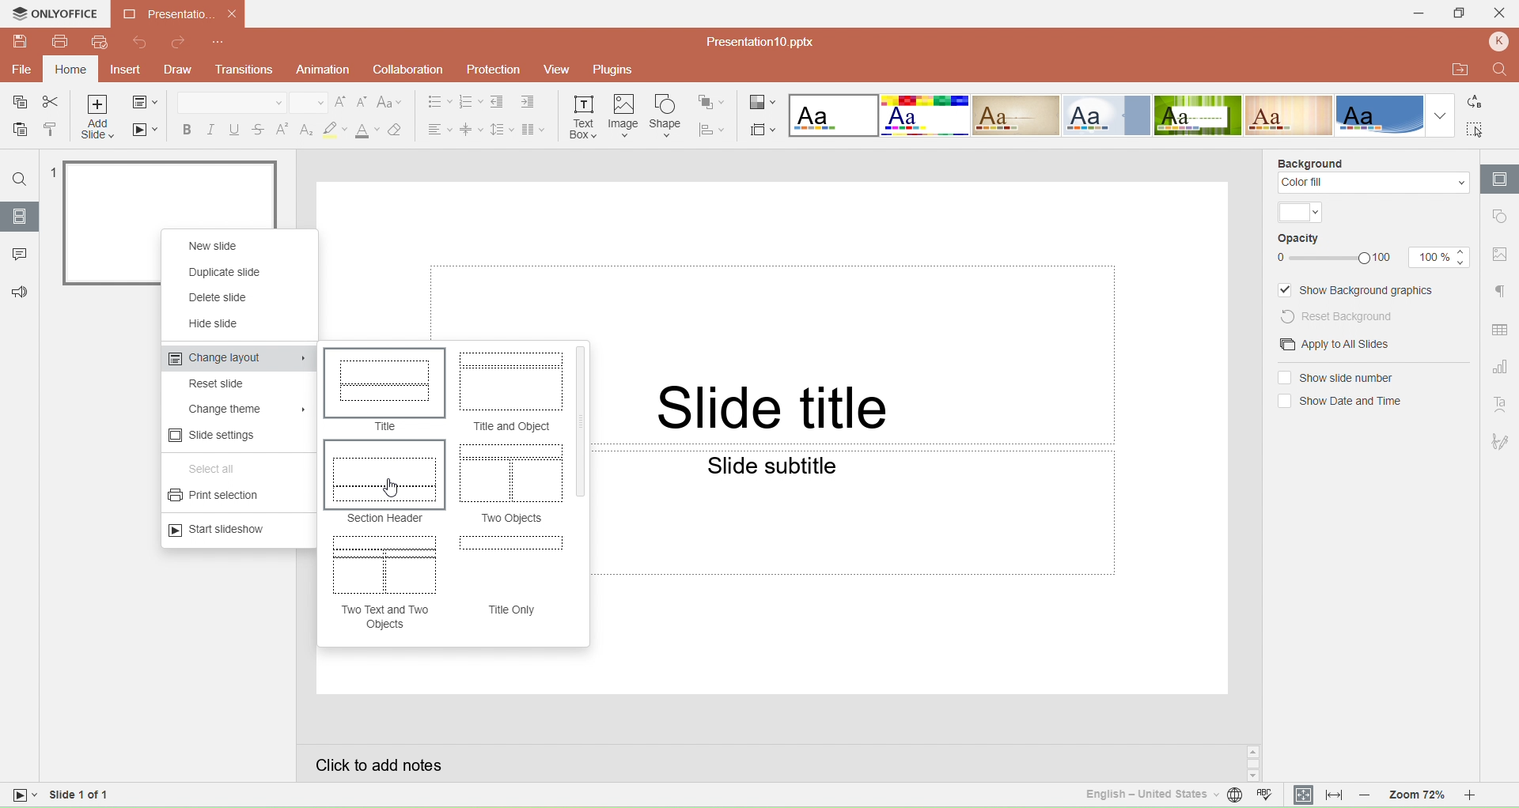 Image resolution: width=1519 pixels, height=808 pixels. Describe the element at coordinates (470, 103) in the screenshot. I see `Numbering` at that location.